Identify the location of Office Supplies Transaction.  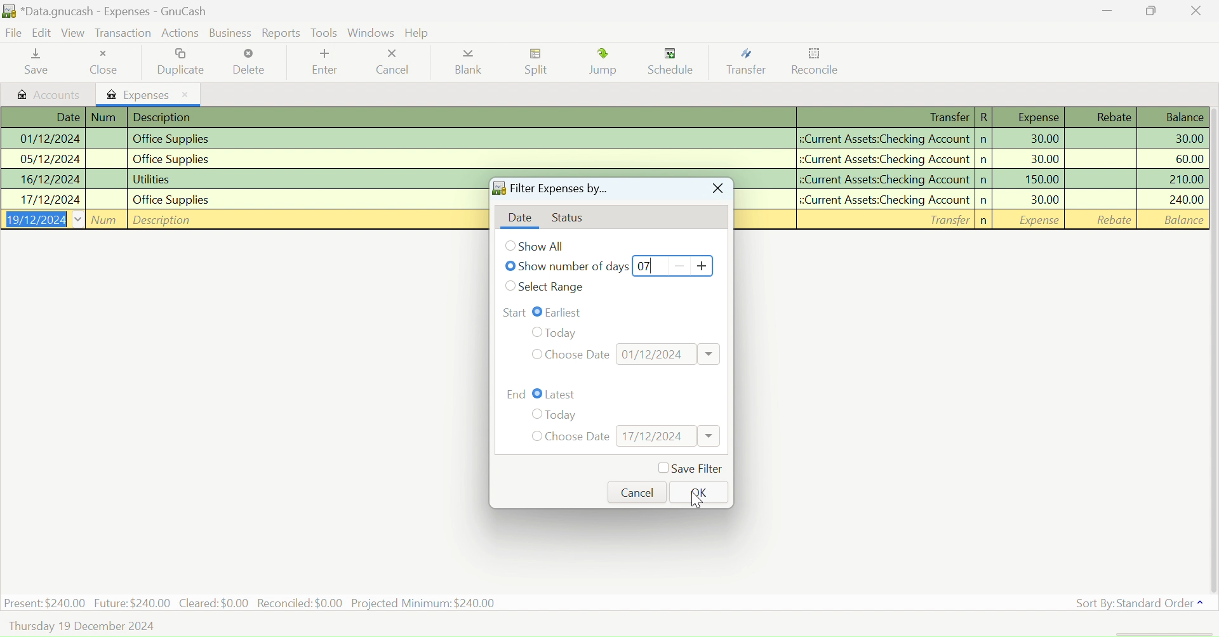
(603, 139).